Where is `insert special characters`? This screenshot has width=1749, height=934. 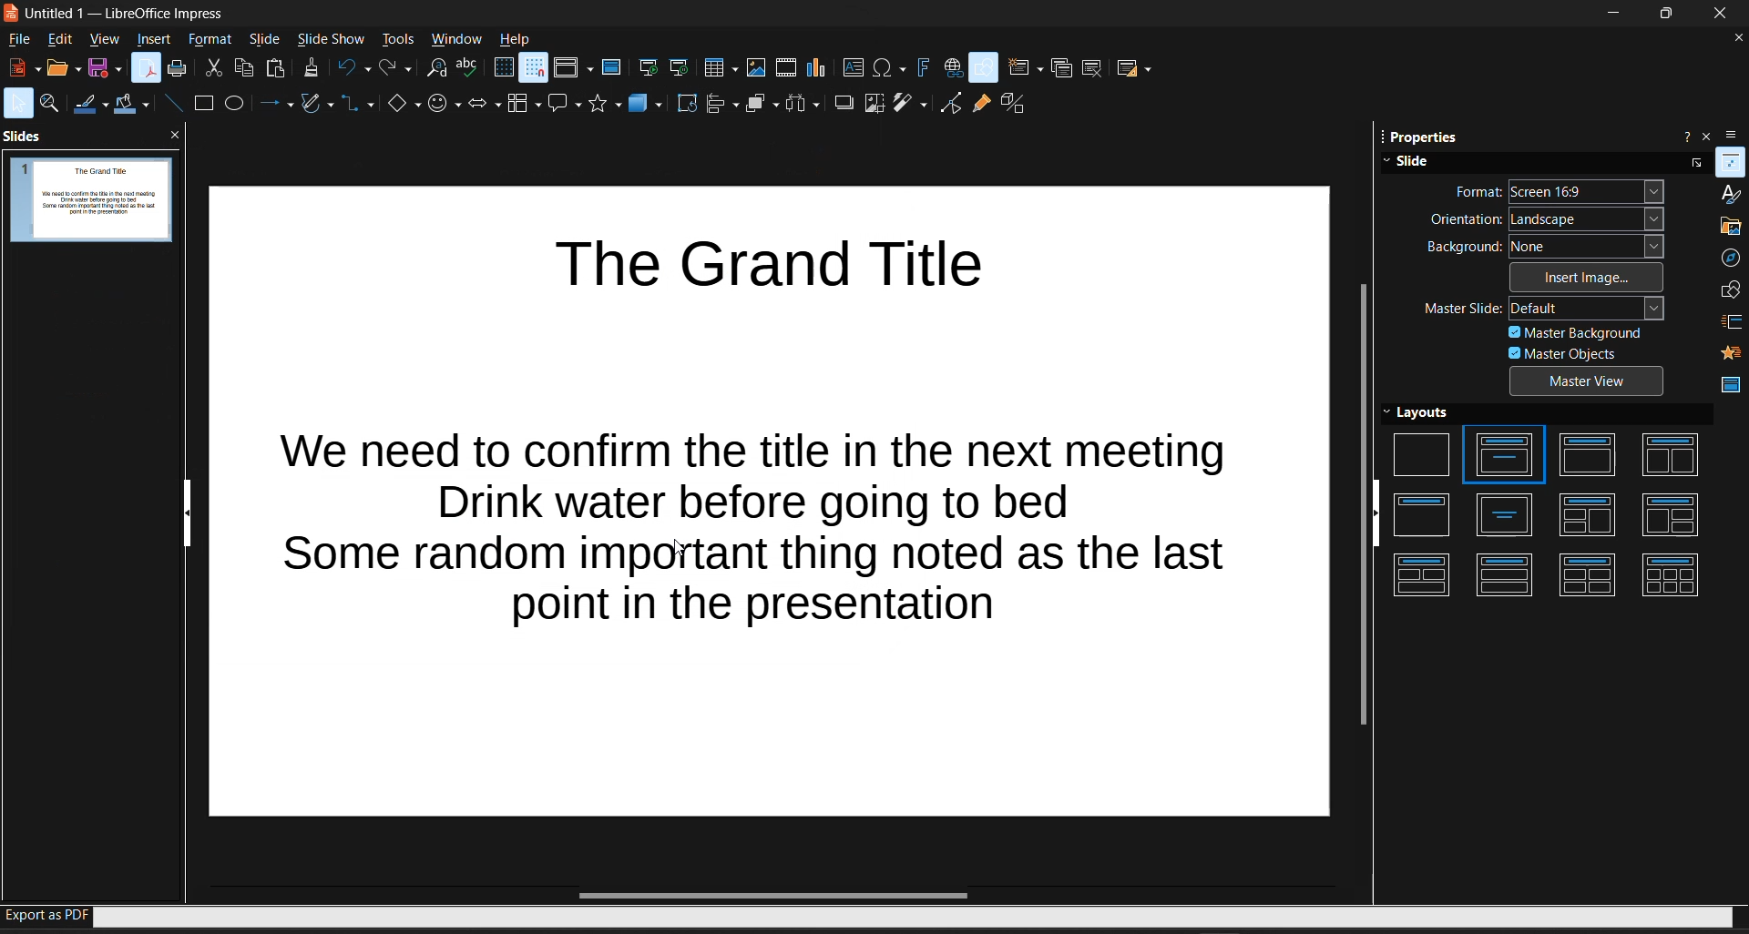 insert special characters is located at coordinates (889, 68).